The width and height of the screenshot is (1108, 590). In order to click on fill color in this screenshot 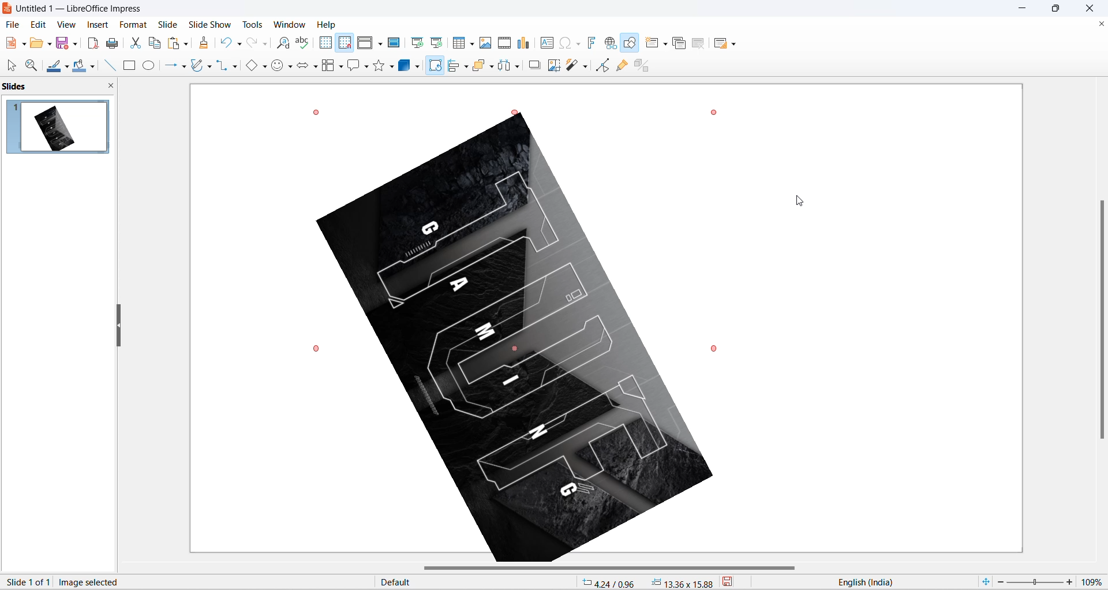, I will do `click(78, 66)`.